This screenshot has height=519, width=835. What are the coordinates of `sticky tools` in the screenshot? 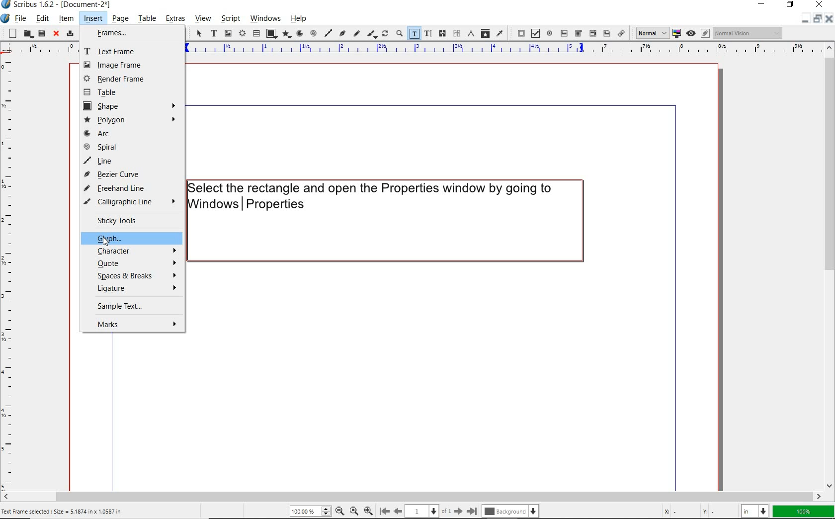 It's located at (129, 221).